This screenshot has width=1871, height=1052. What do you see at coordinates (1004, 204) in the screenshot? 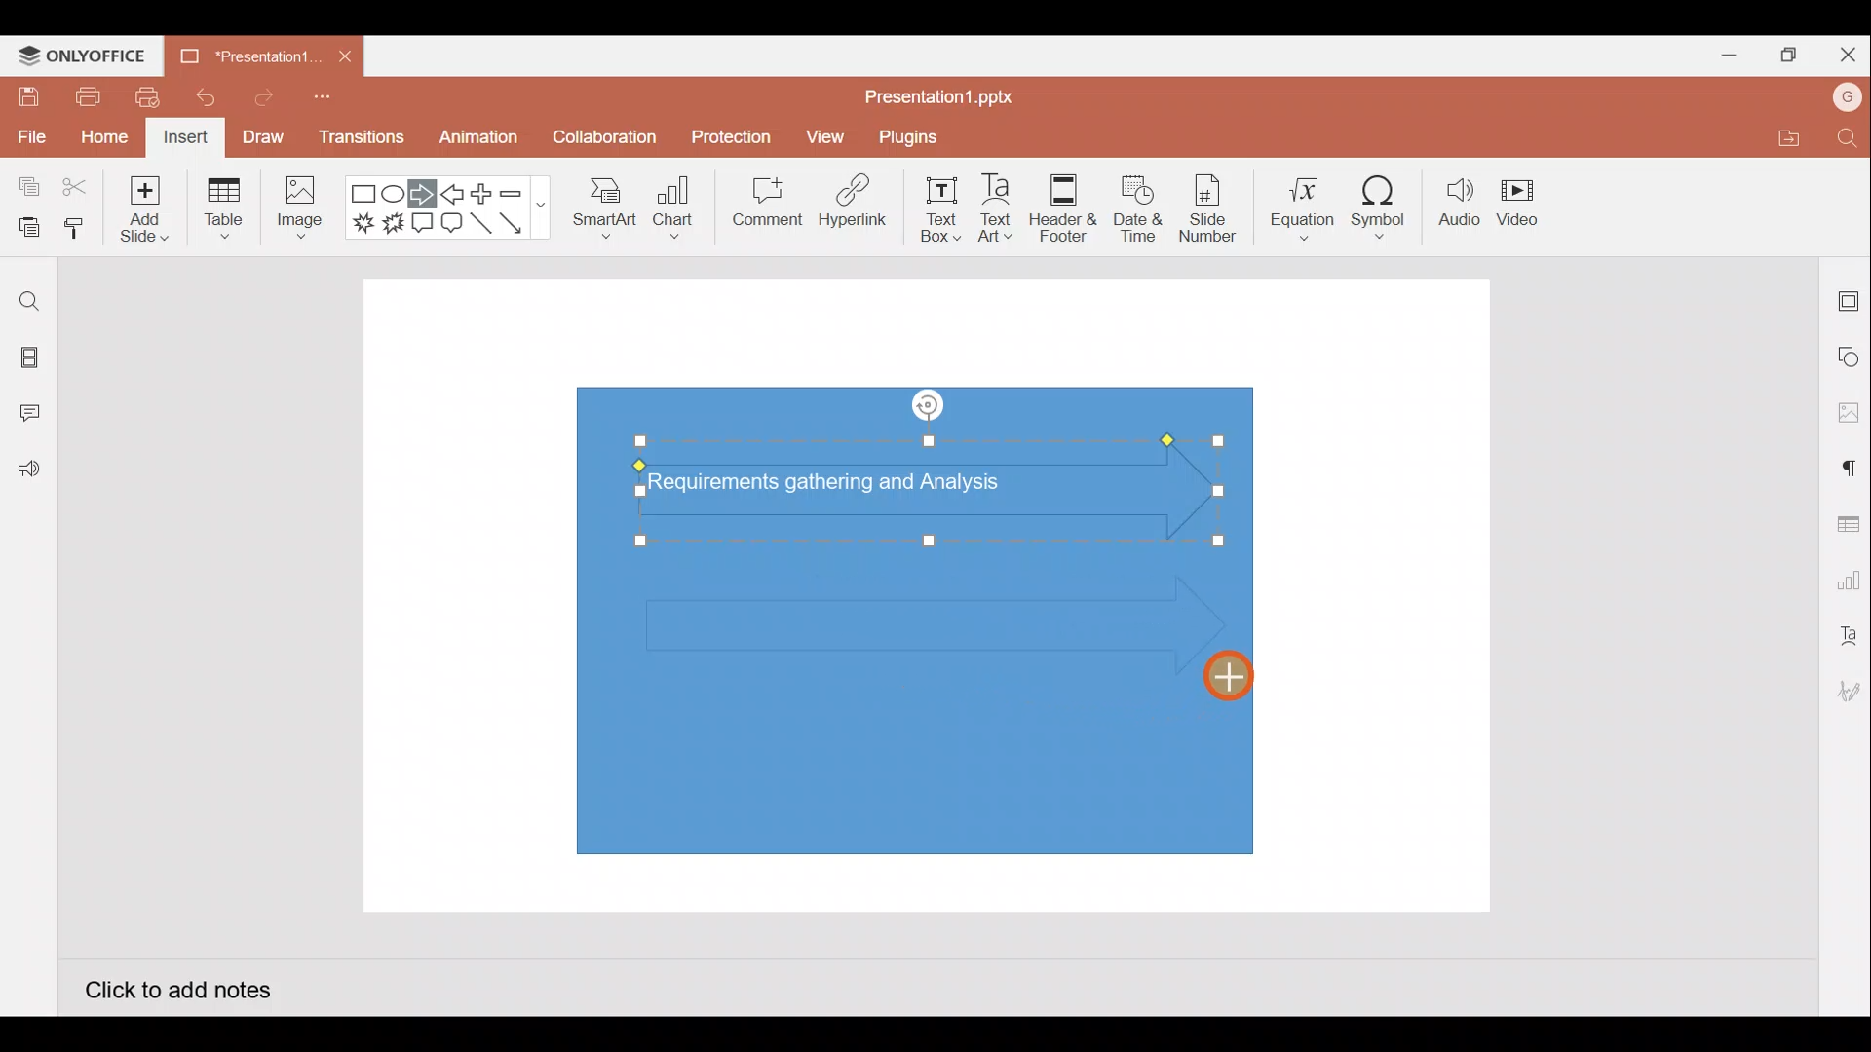
I see `Text Art` at bounding box center [1004, 204].